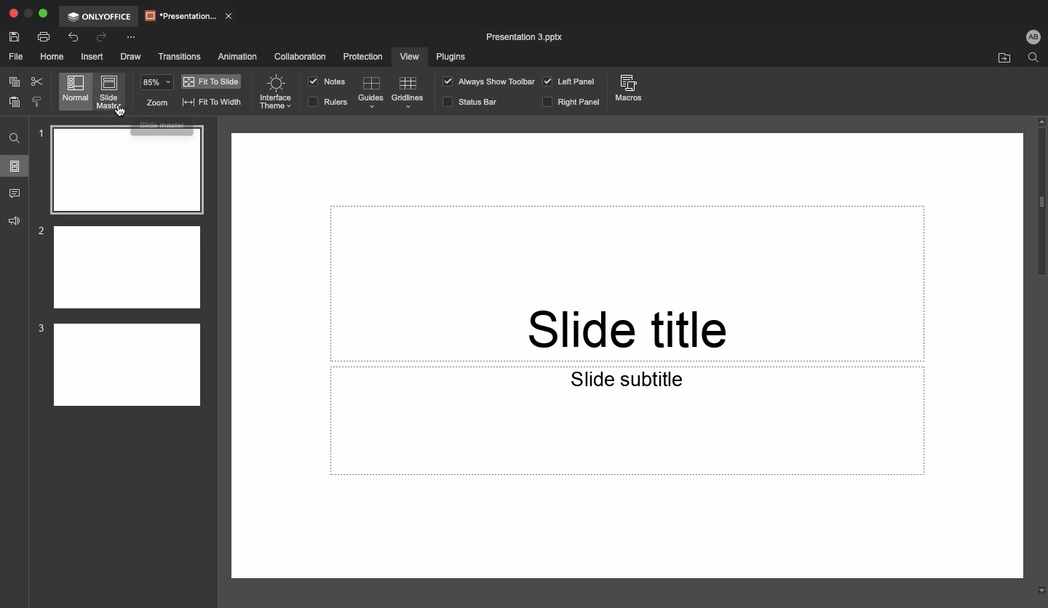  Describe the element at coordinates (124, 169) in the screenshot. I see `Slide 1` at that location.